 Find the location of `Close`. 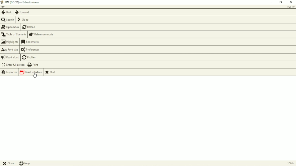

Close is located at coordinates (9, 163).